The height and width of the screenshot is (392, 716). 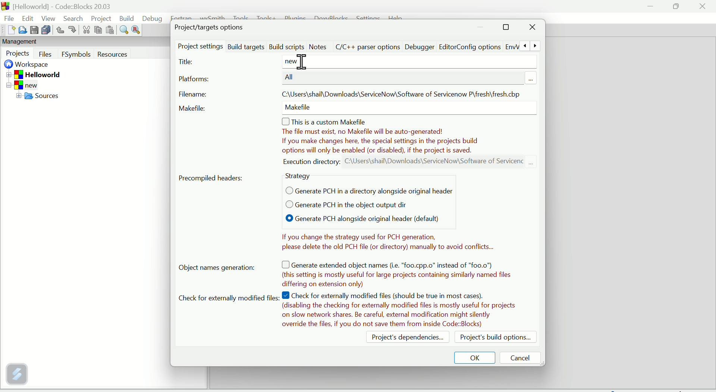 I want to click on Close, so click(x=532, y=29).